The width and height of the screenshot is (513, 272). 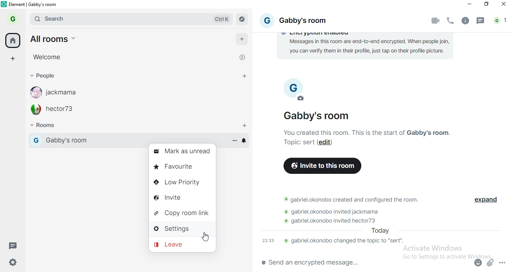 What do you see at coordinates (242, 19) in the screenshot?
I see `navigate` at bounding box center [242, 19].